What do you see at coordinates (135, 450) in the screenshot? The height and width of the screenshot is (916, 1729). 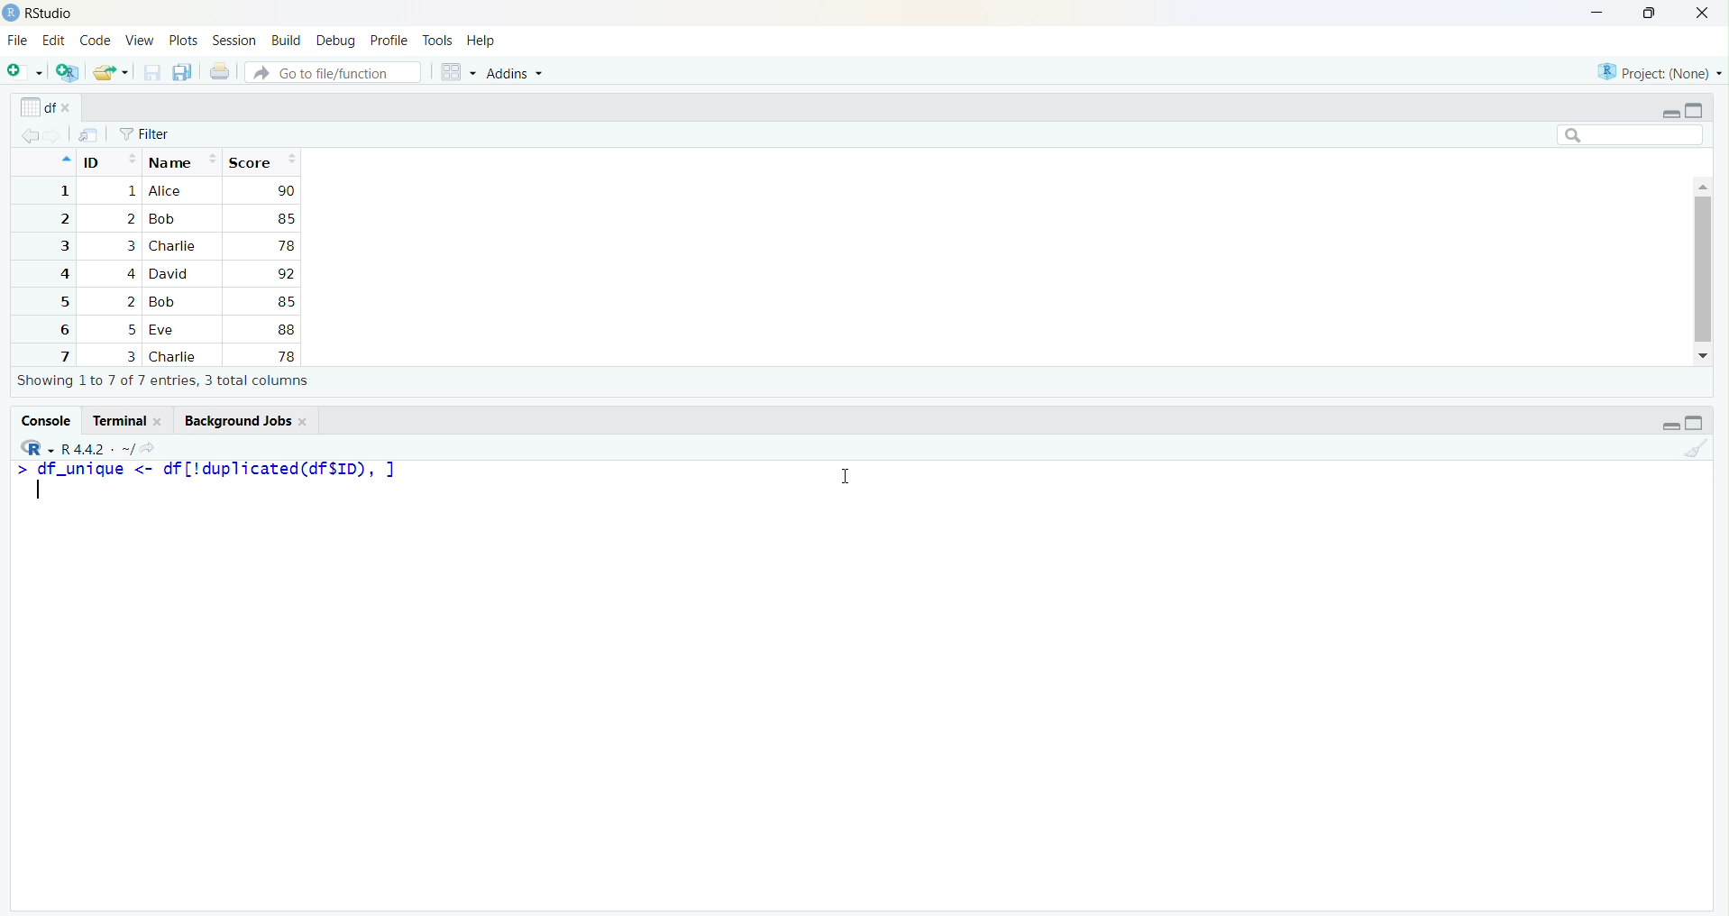 I see `. ~/>` at bounding box center [135, 450].